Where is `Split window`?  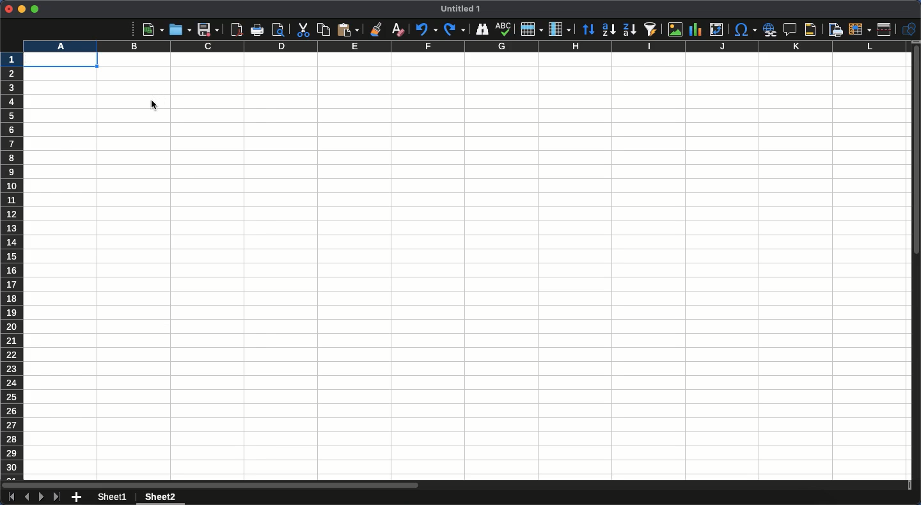
Split window is located at coordinates (887, 29).